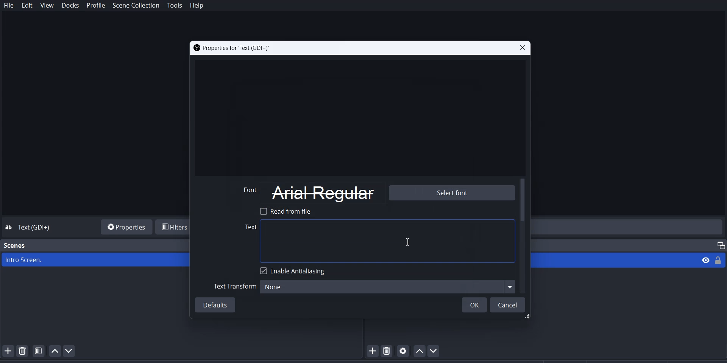 This screenshot has width=727, height=363. Describe the element at coordinates (372, 351) in the screenshot. I see `Add Source` at that location.